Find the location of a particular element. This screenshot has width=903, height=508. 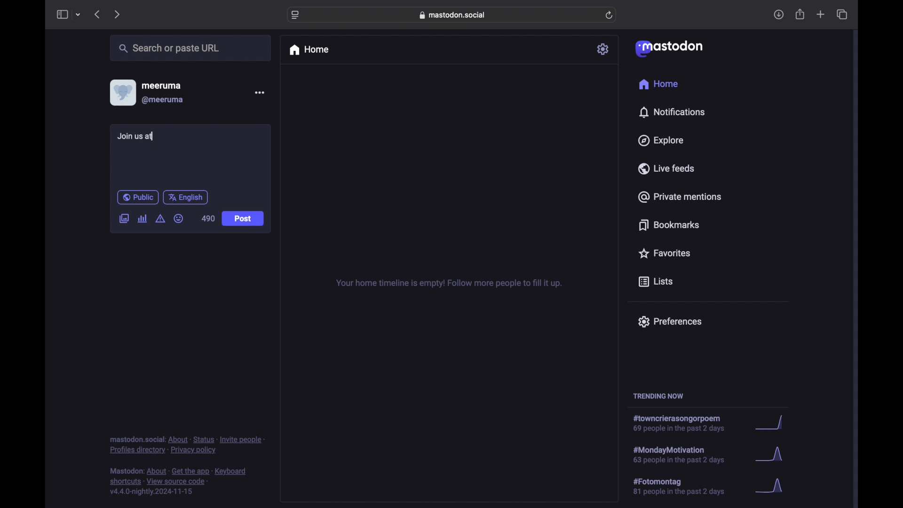

new tab is located at coordinates (821, 14).